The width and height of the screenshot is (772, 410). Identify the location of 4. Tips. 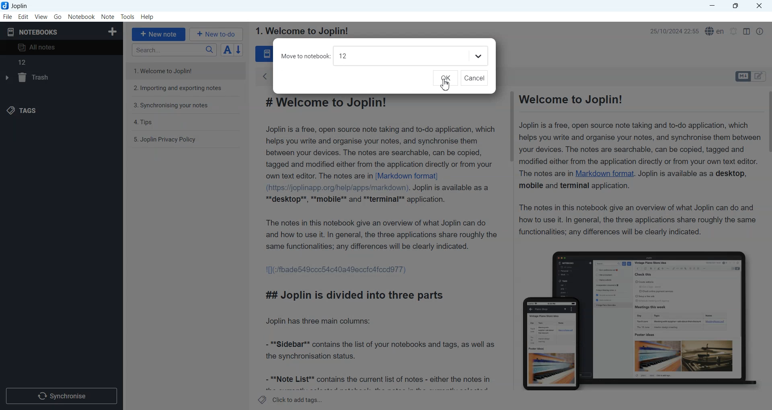
(144, 122).